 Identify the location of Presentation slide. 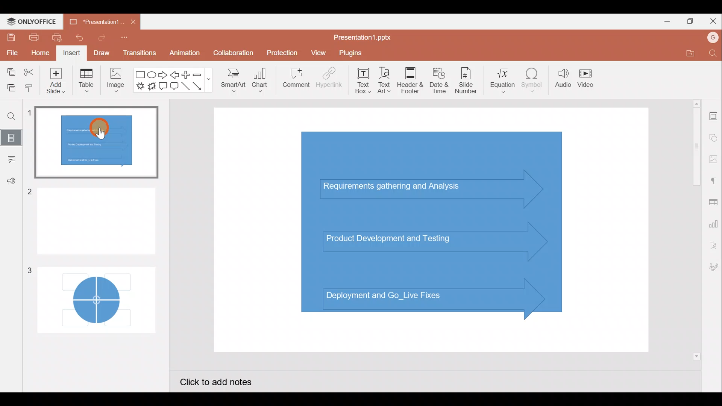
(434, 230).